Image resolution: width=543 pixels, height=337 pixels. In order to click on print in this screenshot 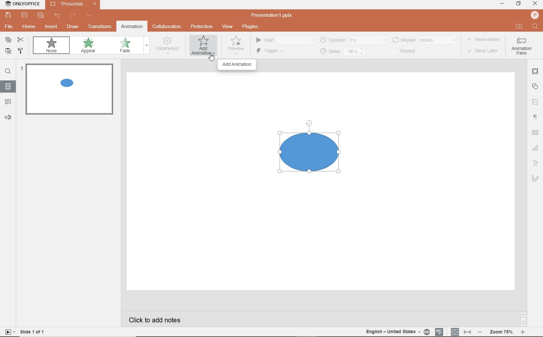, I will do `click(25, 16)`.